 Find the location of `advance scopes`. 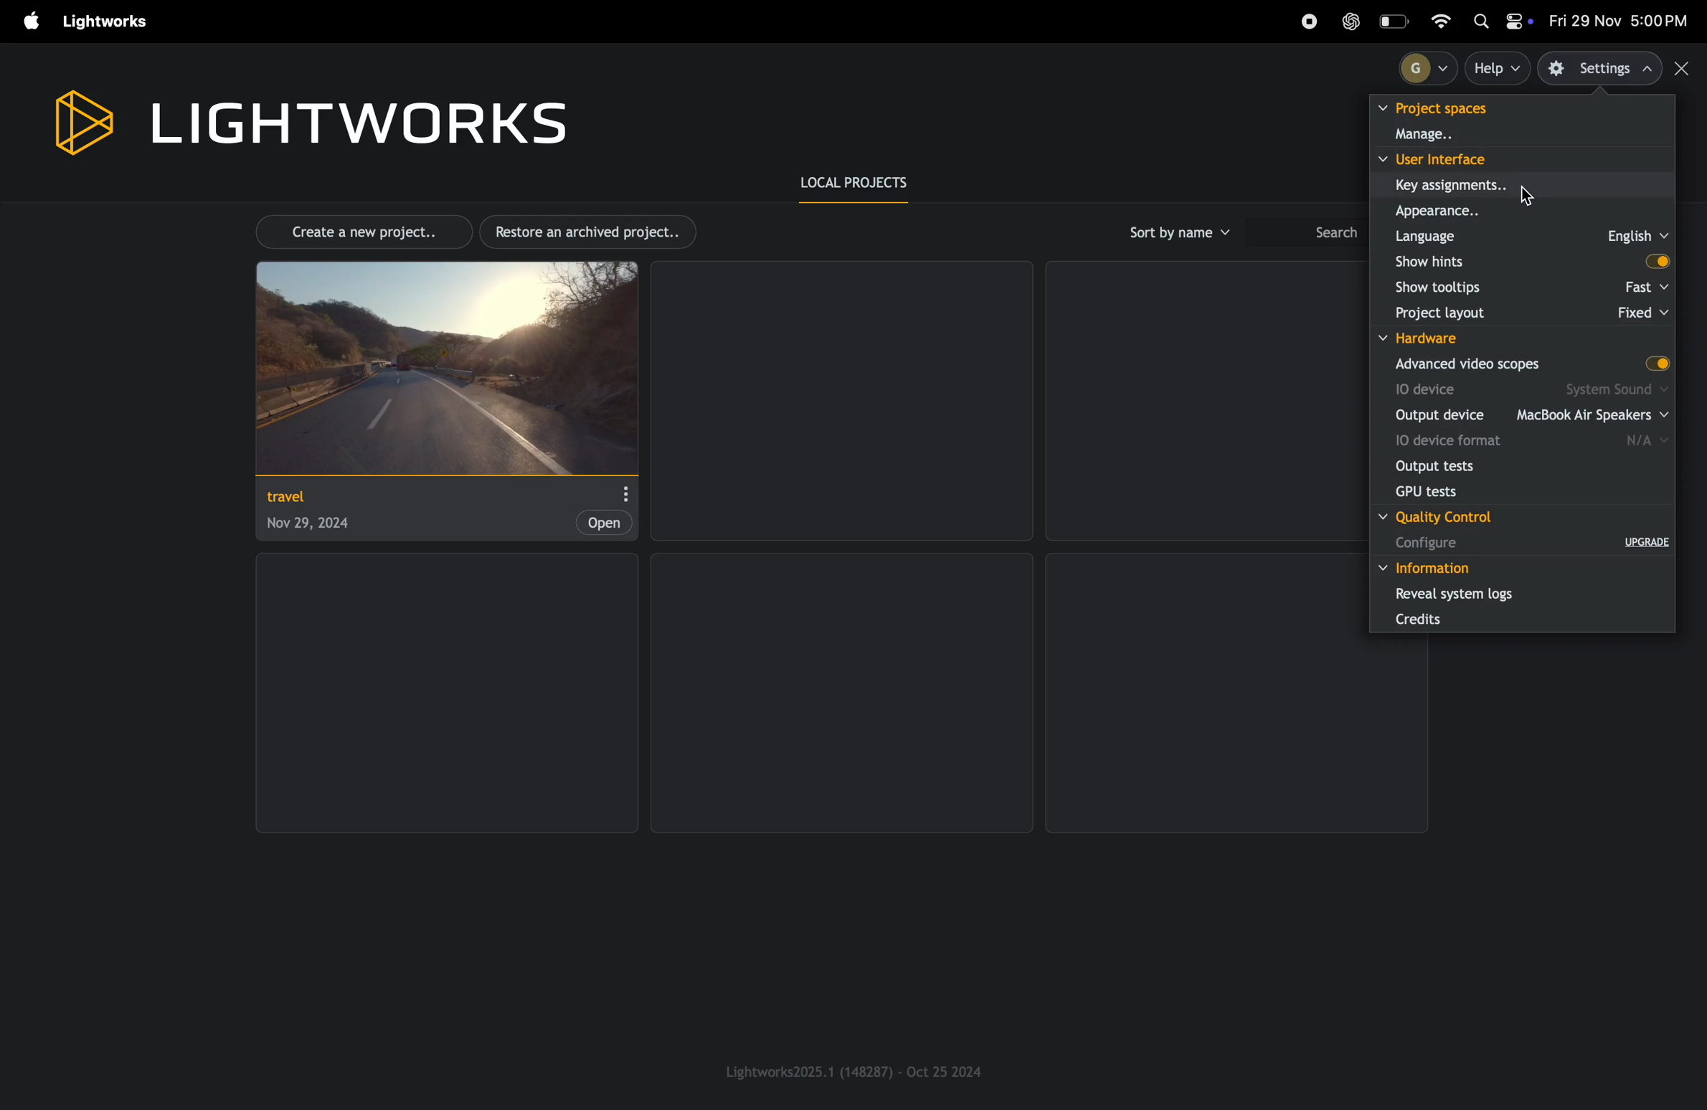

advance scopes is located at coordinates (1472, 366).